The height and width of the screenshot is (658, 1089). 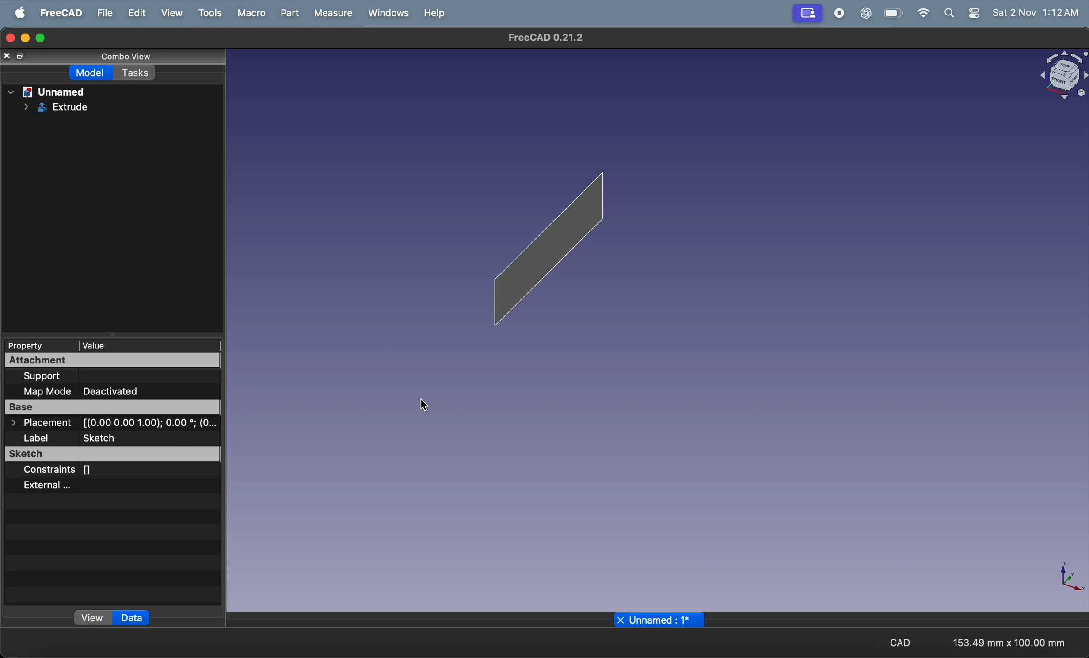 What do you see at coordinates (56, 107) in the screenshot?
I see `Extrude` at bounding box center [56, 107].